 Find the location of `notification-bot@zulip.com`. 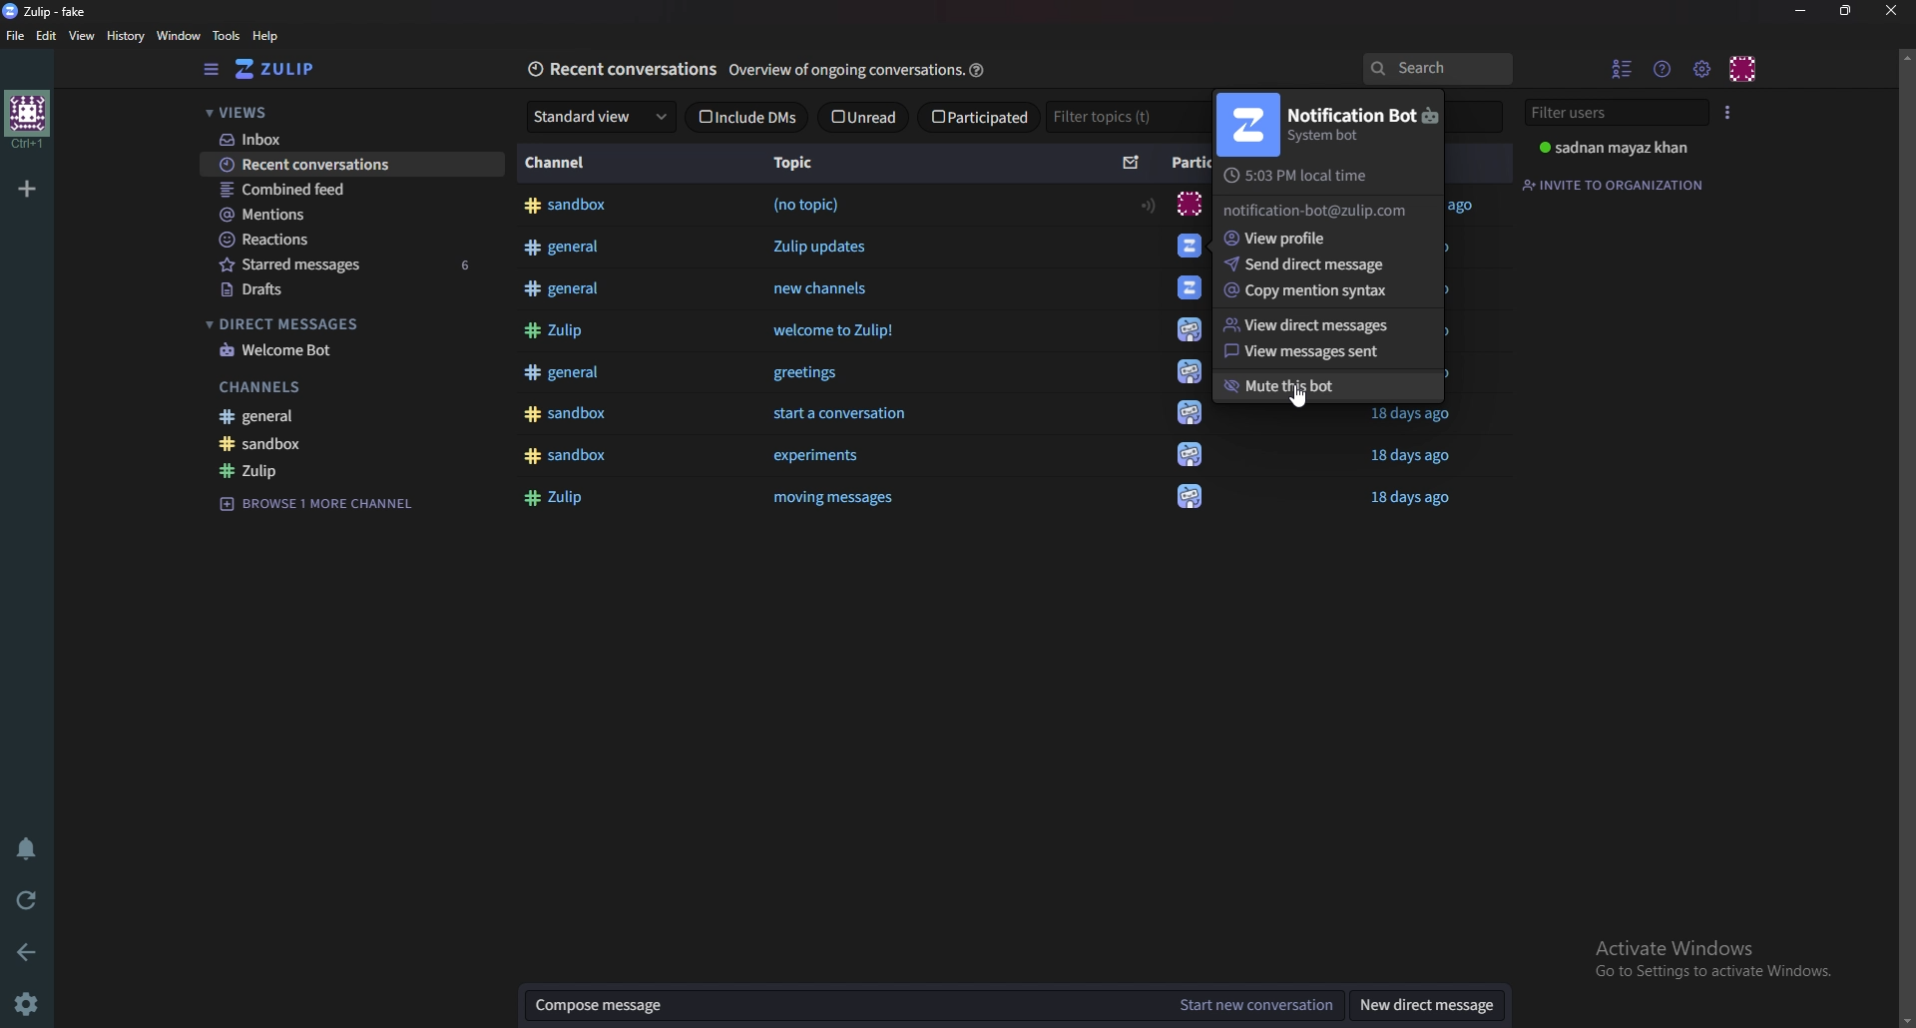

notification-bot@zulip.com is located at coordinates (1316, 212).